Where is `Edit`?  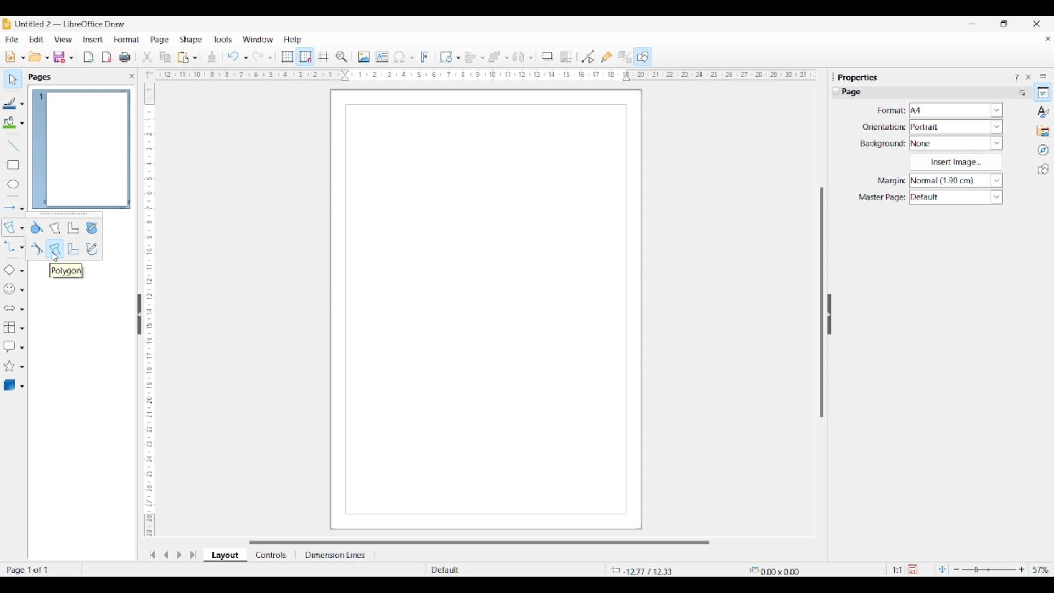 Edit is located at coordinates (36, 40).